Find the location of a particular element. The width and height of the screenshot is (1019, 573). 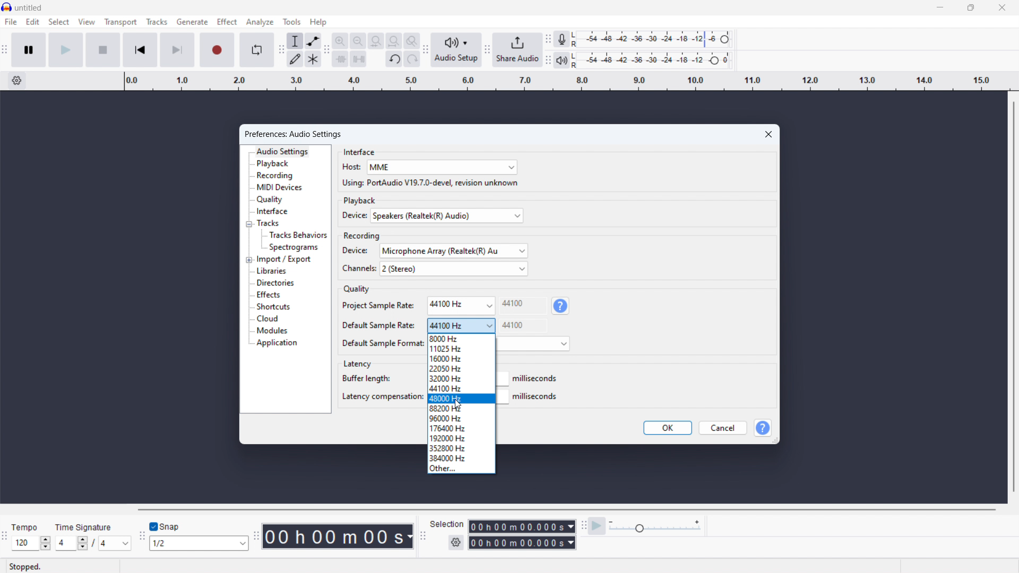

Default sample format is located at coordinates (381, 343).